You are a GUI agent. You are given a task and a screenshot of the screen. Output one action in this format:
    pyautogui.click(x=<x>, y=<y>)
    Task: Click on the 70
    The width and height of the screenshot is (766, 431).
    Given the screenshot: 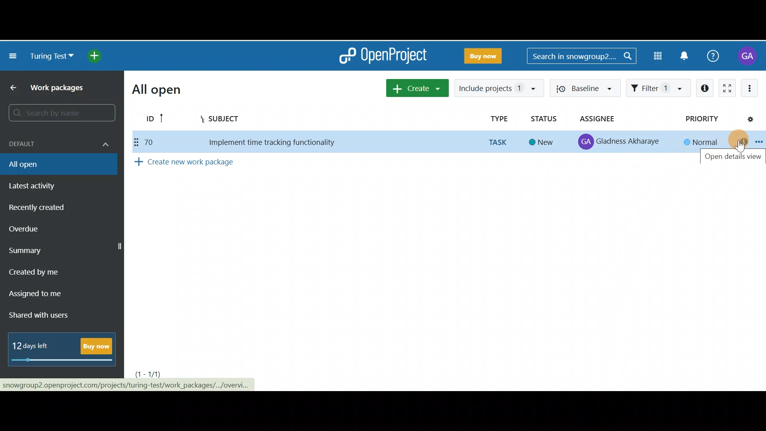 What is the action you would take?
    pyautogui.click(x=151, y=141)
    